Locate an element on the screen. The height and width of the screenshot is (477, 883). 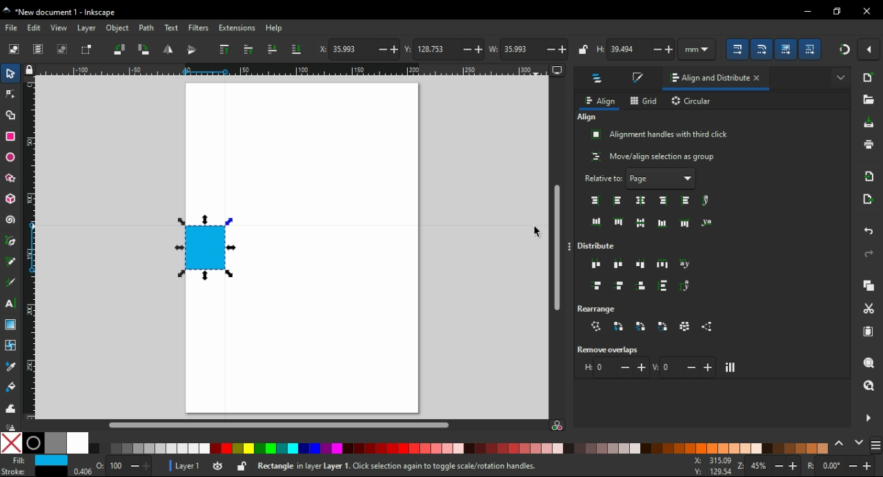
pencil tool is located at coordinates (12, 262).